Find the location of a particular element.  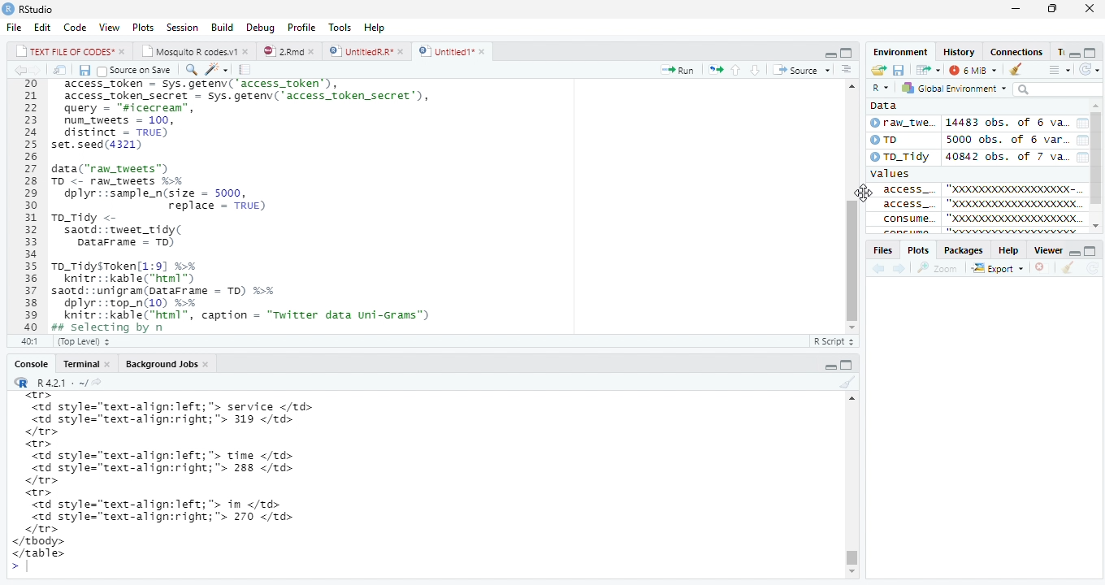

History is located at coordinates (958, 50).